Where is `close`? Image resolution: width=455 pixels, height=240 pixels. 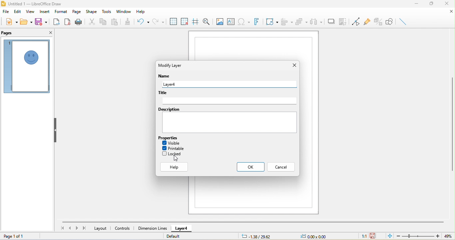
close is located at coordinates (293, 64).